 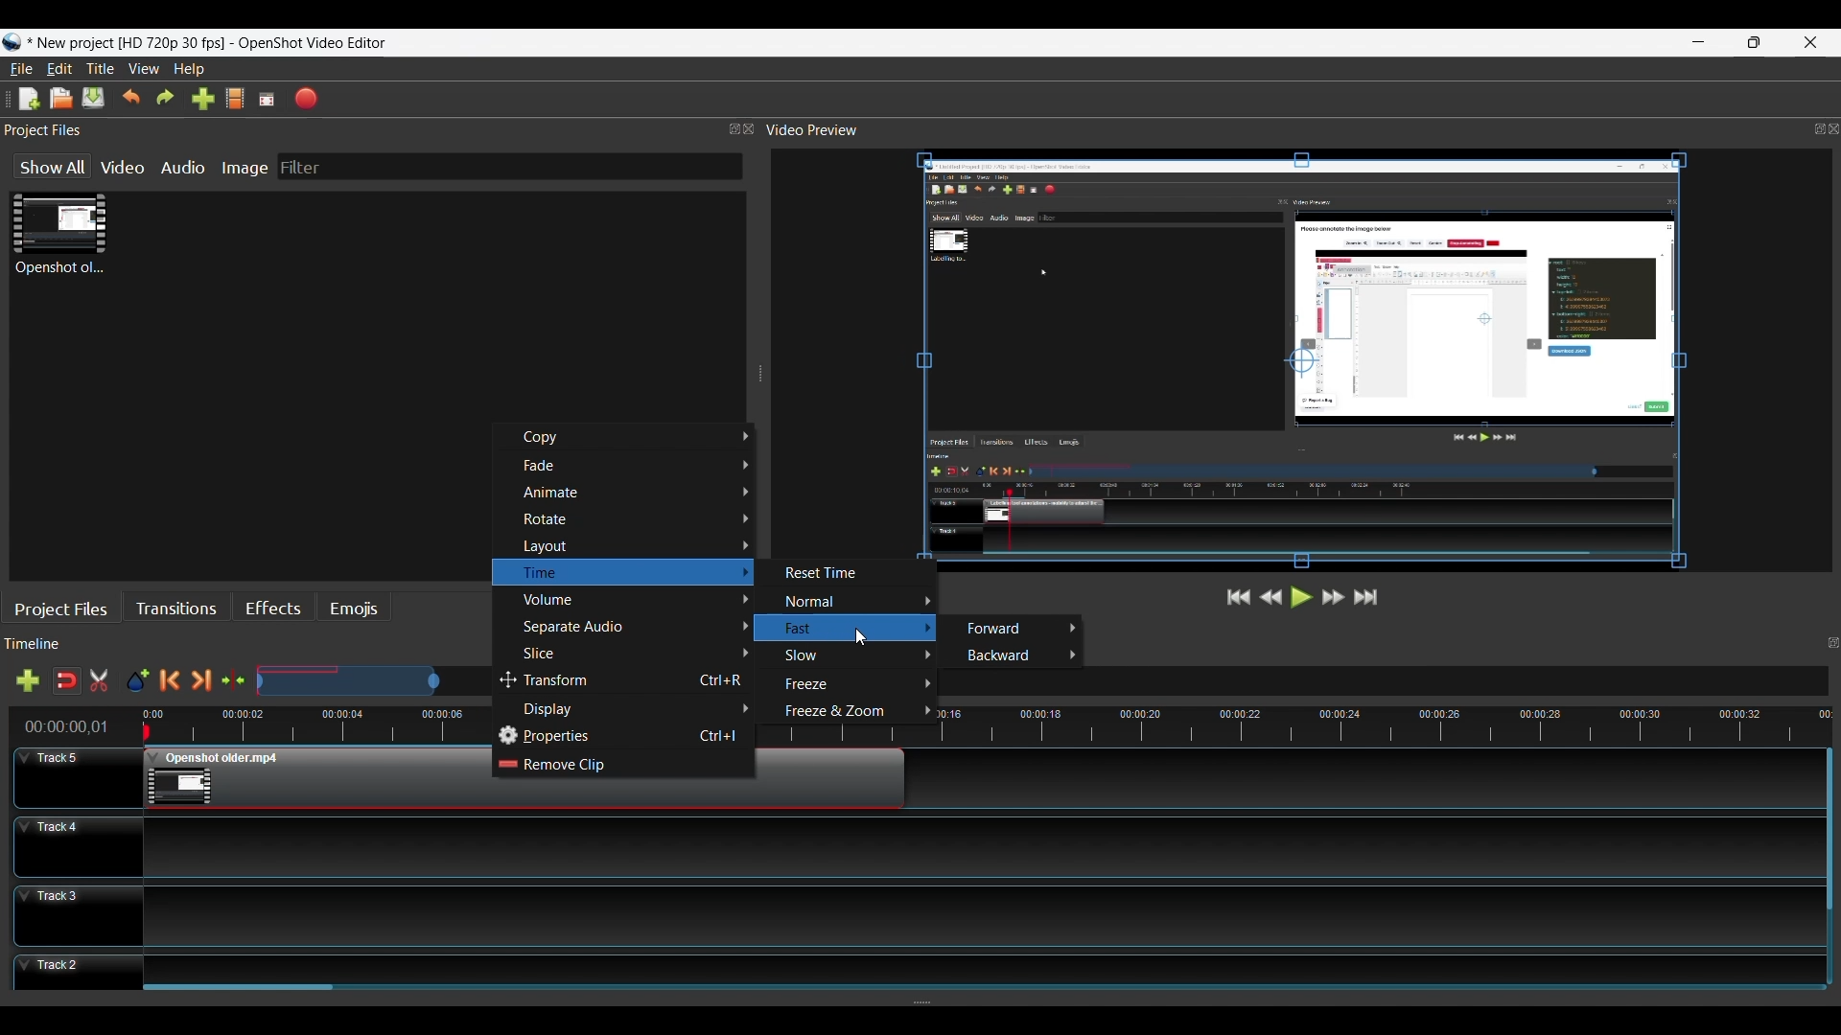 What do you see at coordinates (94, 99) in the screenshot?
I see `Save File` at bounding box center [94, 99].